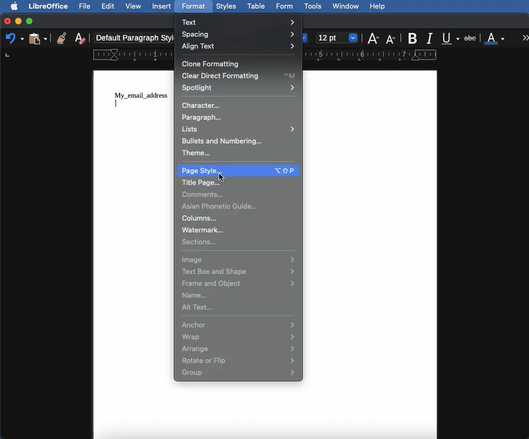 This screenshot has width=529, height=439. Describe the element at coordinates (14, 38) in the screenshot. I see `Undo` at that location.